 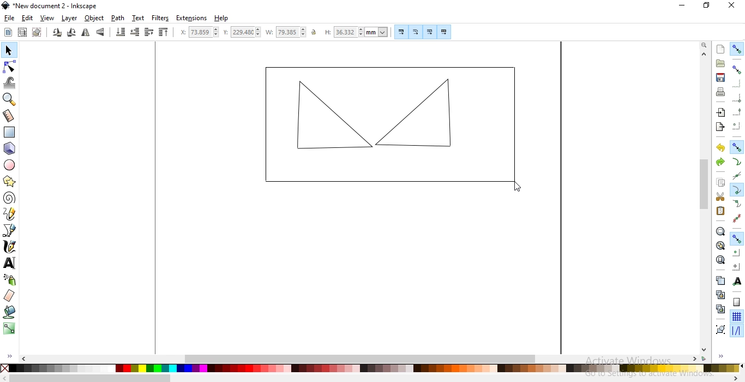 What do you see at coordinates (720, 64) in the screenshot?
I see `open an existing document` at bounding box center [720, 64].